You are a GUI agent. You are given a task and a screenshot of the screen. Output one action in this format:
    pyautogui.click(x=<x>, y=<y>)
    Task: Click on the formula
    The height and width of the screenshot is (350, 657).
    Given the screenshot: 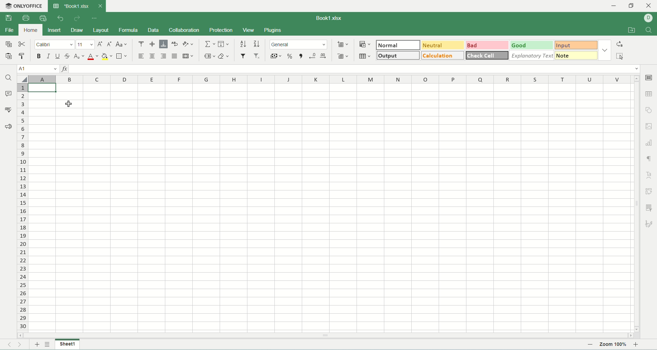 What is the action you would take?
    pyautogui.click(x=127, y=30)
    